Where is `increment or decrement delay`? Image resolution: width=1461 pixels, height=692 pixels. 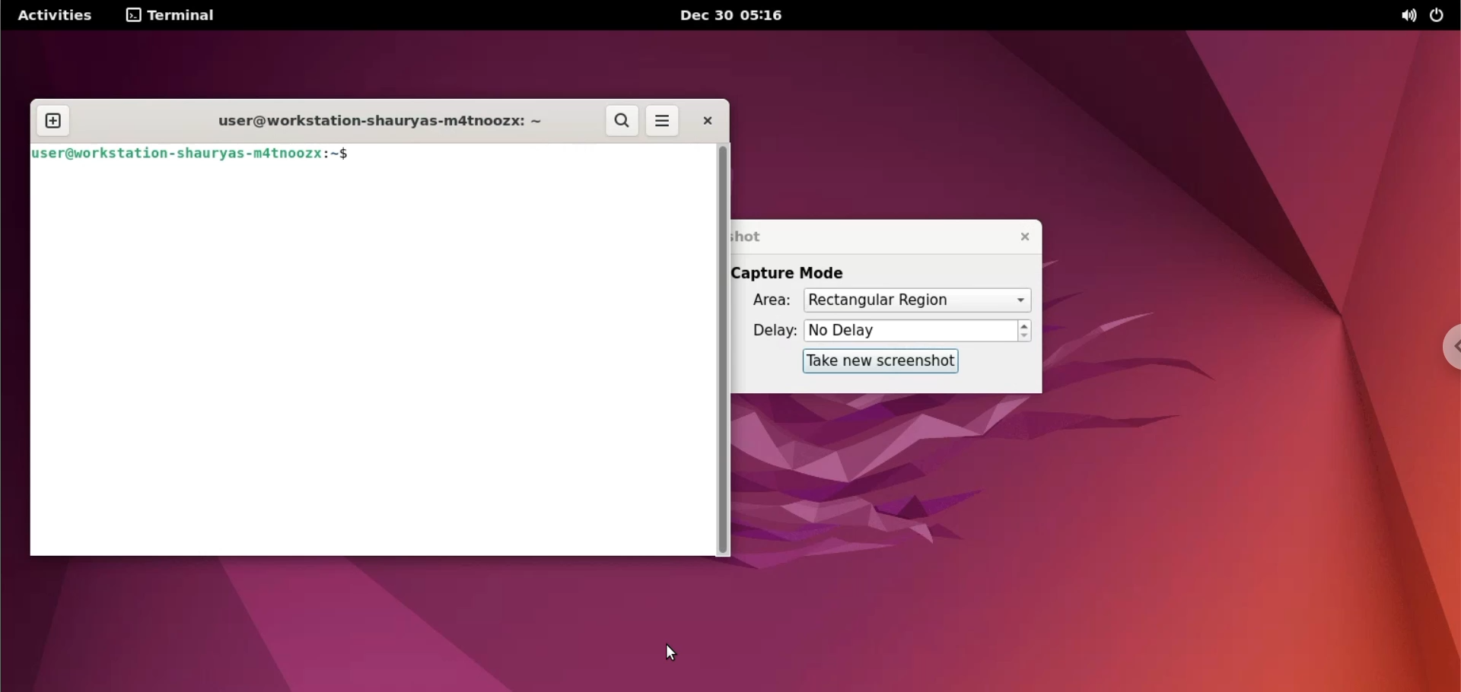 increment or decrement delay is located at coordinates (1025, 332).